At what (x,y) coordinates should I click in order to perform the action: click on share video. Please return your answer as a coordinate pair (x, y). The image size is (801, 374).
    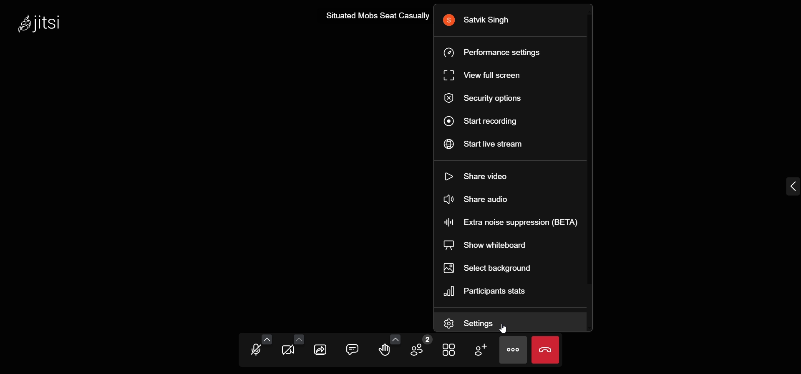
    Looking at the image, I should click on (482, 175).